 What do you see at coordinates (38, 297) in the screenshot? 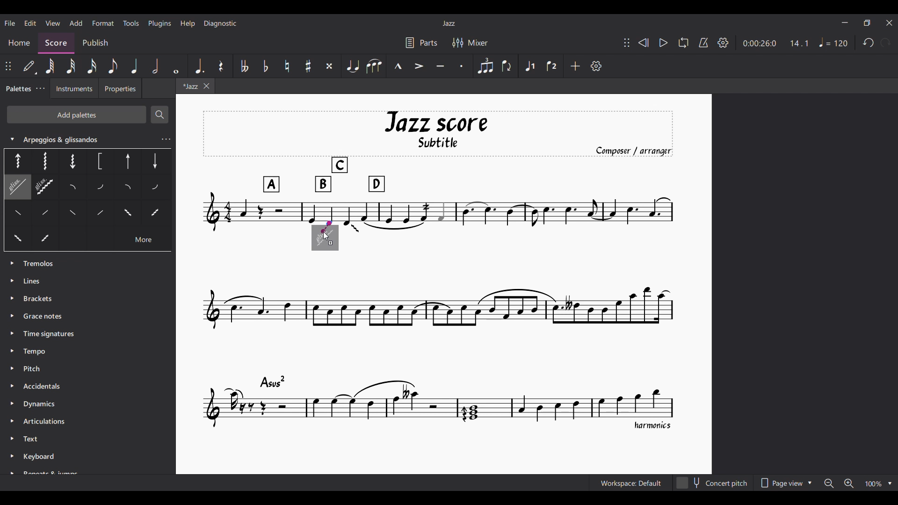
I see `Brackets` at bounding box center [38, 297].